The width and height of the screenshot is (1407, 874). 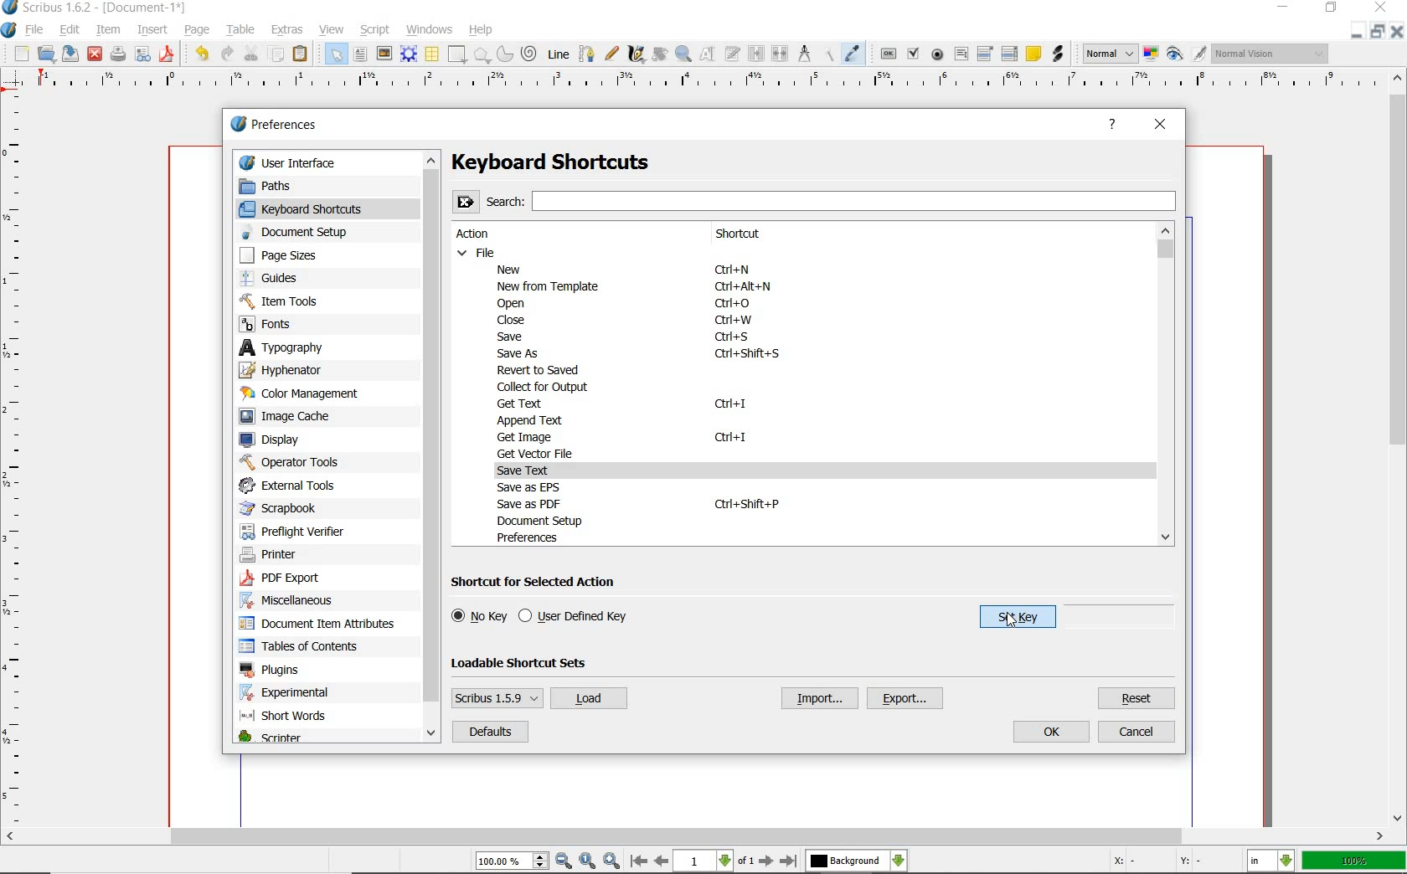 What do you see at coordinates (709, 54) in the screenshot?
I see `edit contents of frame` at bounding box center [709, 54].